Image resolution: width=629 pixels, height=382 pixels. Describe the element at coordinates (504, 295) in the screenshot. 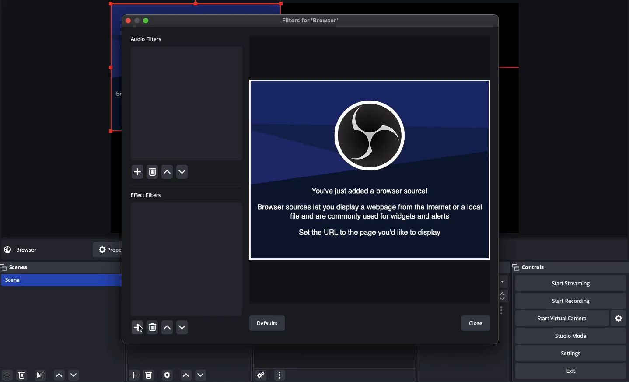

I see `scroll` at that location.